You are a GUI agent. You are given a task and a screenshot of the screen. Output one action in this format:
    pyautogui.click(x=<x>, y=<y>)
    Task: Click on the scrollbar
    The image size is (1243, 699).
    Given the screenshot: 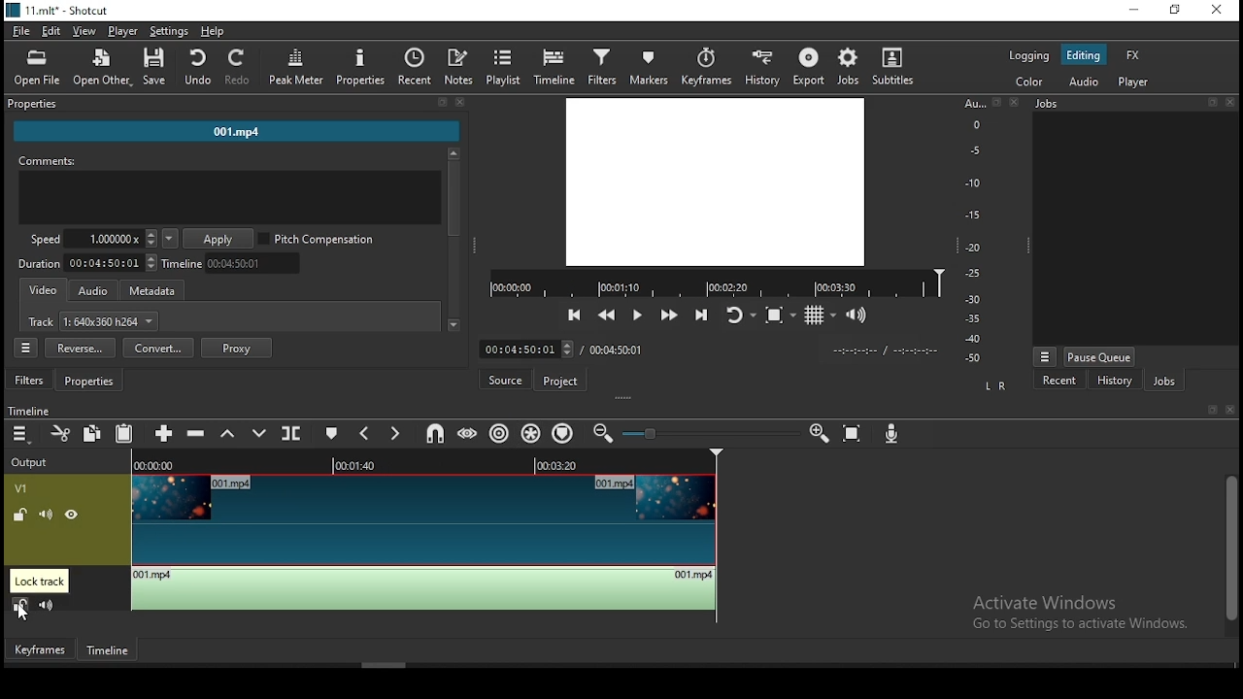 What is the action you would take?
    pyautogui.click(x=1229, y=550)
    